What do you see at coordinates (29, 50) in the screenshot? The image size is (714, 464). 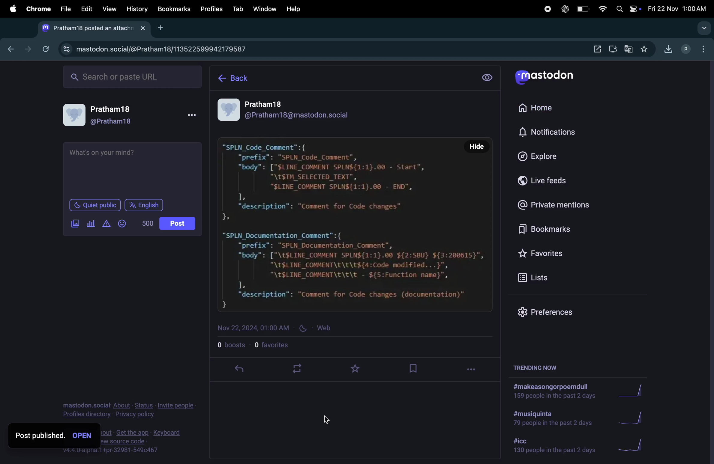 I see `forward` at bounding box center [29, 50].